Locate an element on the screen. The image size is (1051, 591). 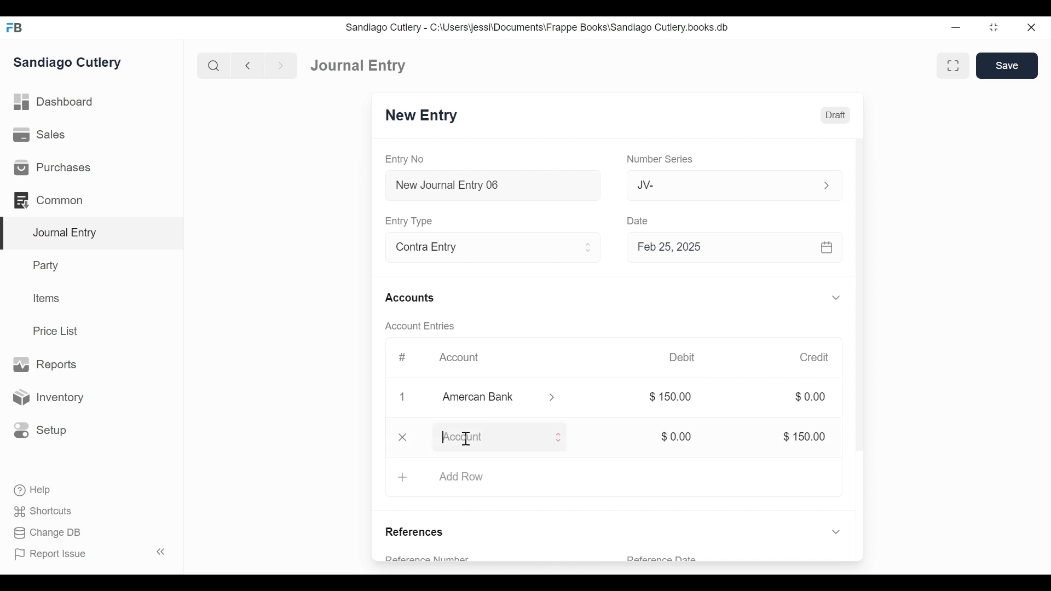
+ is located at coordinates (402, 477).